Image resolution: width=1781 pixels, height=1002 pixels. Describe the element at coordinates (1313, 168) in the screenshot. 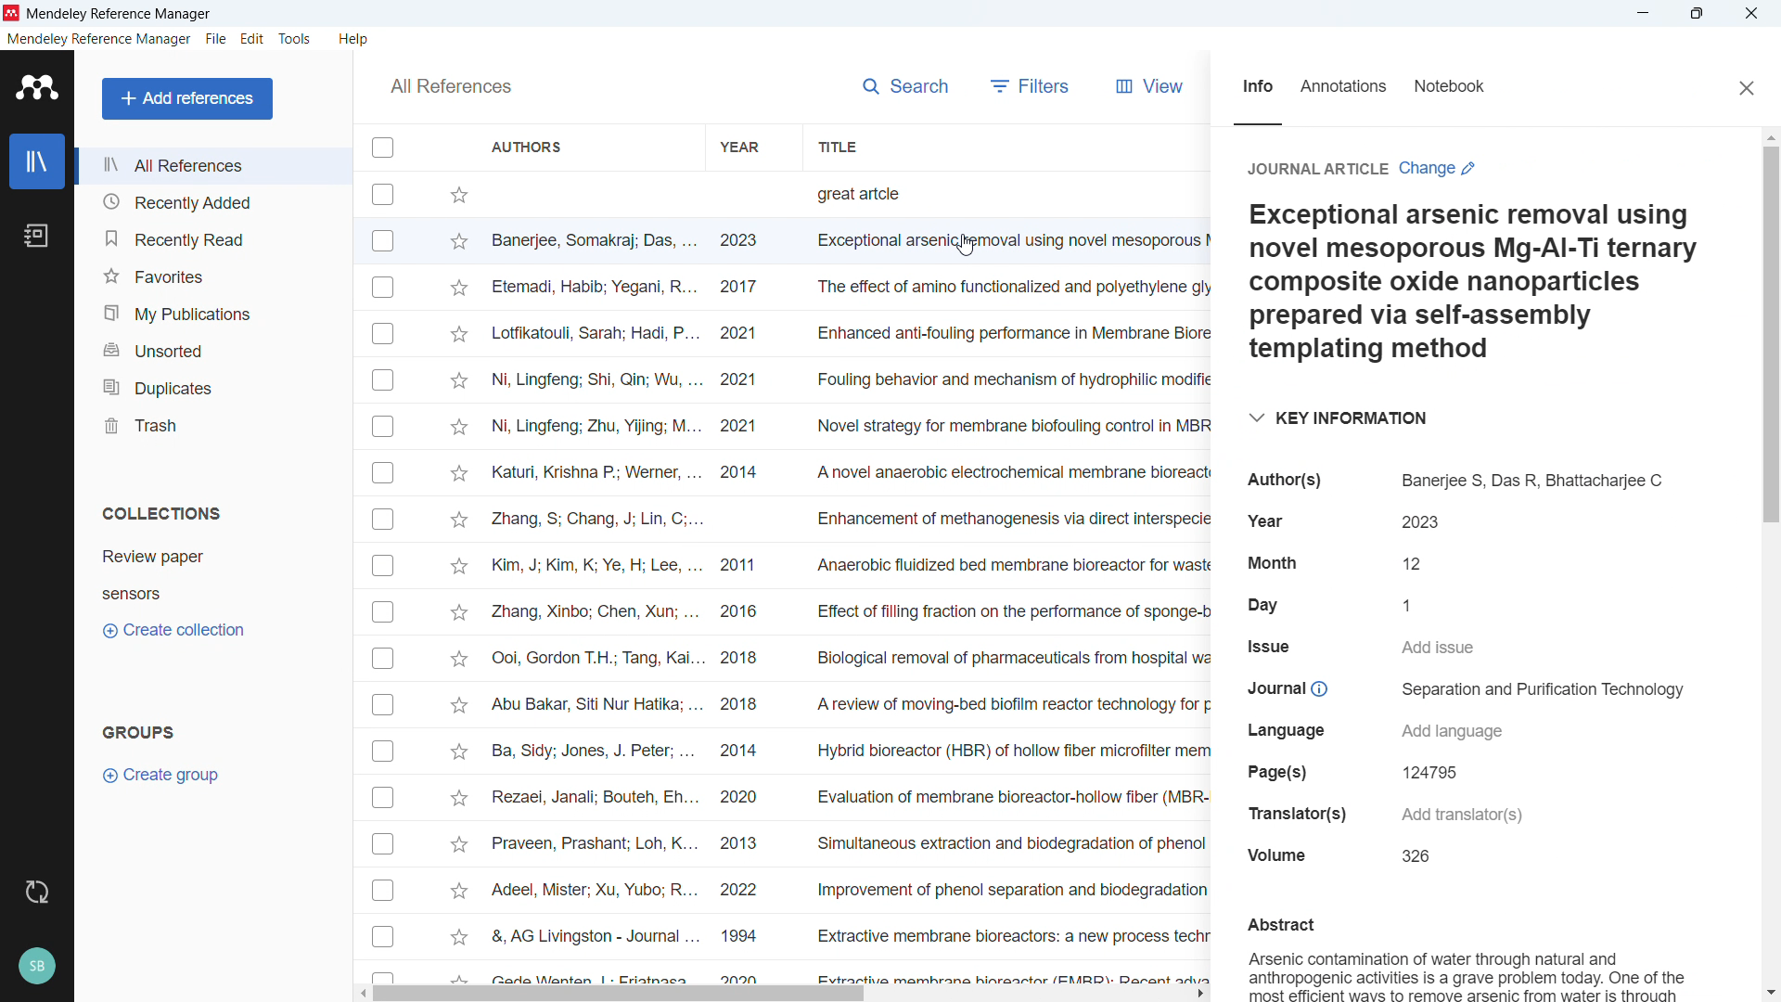

I see `Journal article ` at that location.